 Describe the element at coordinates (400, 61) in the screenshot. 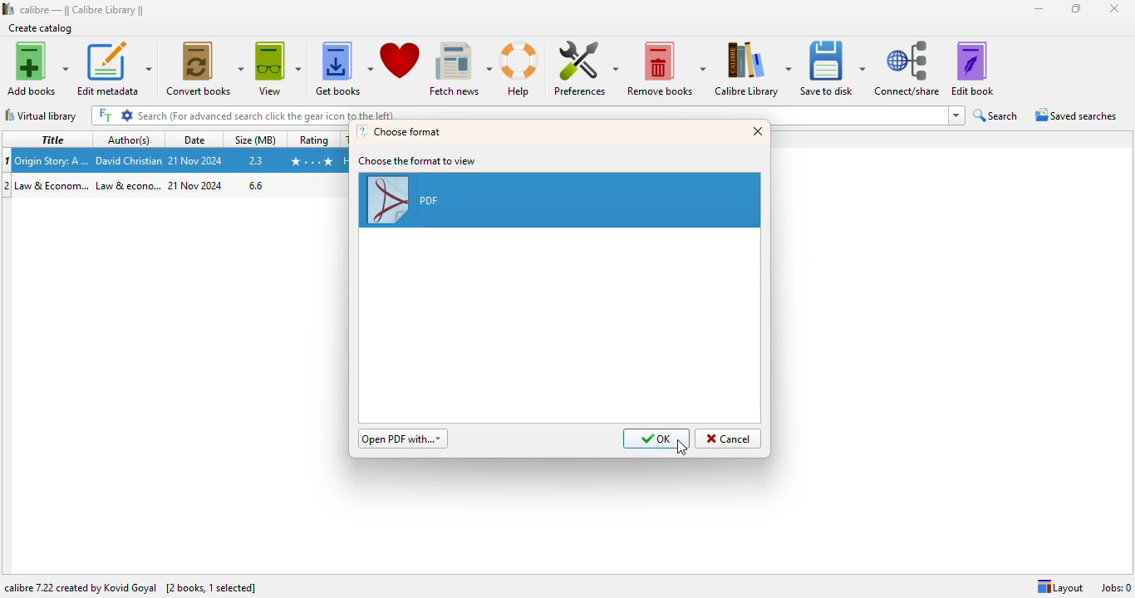

I see `donate to support calibre` at that location.